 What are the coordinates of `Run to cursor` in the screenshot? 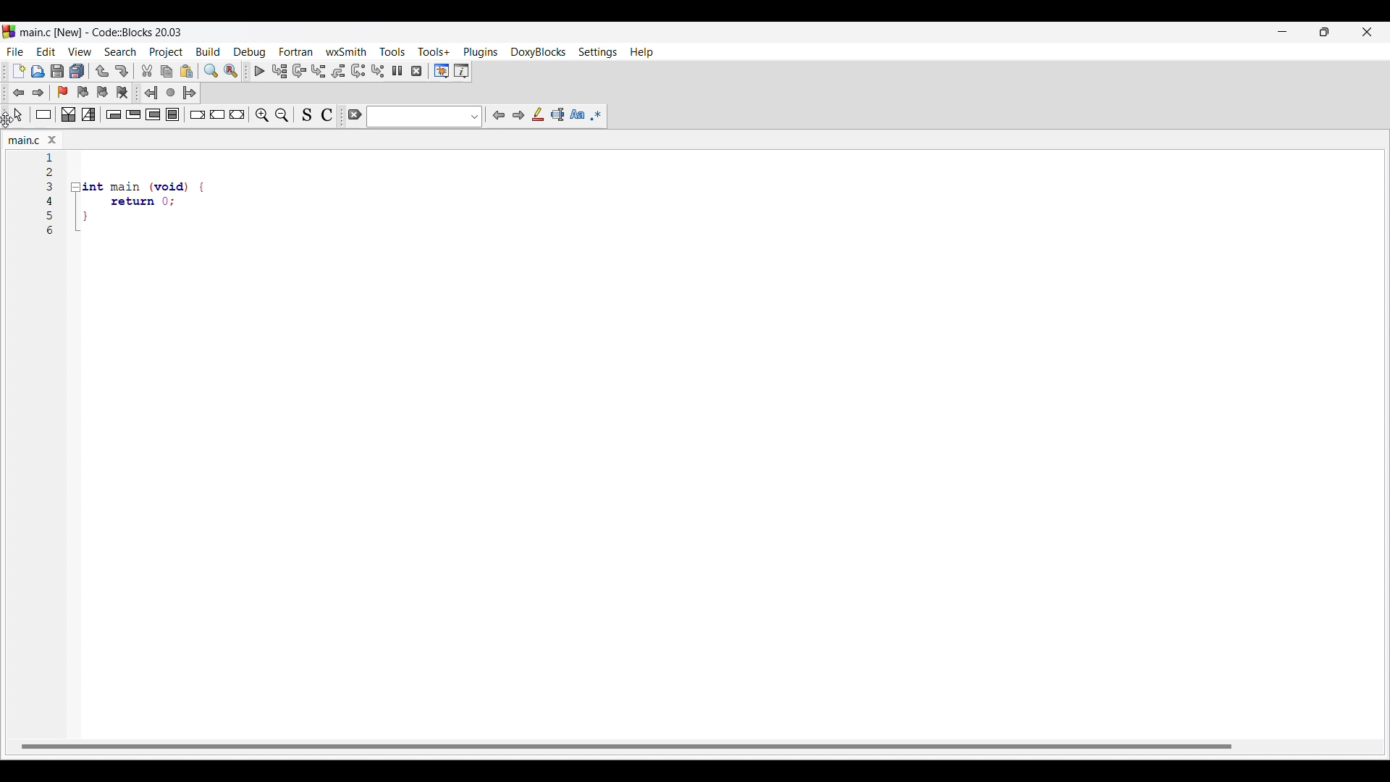 It's located at (279, 72).